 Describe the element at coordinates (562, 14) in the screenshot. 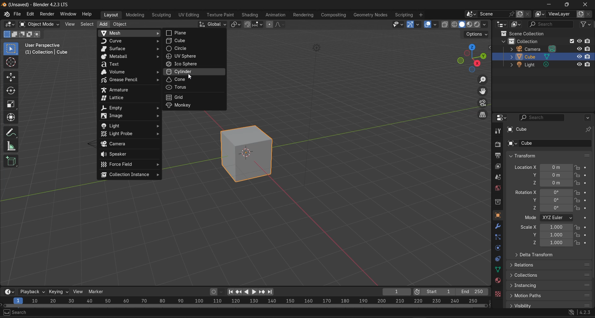

I see `view layer name` at that location.